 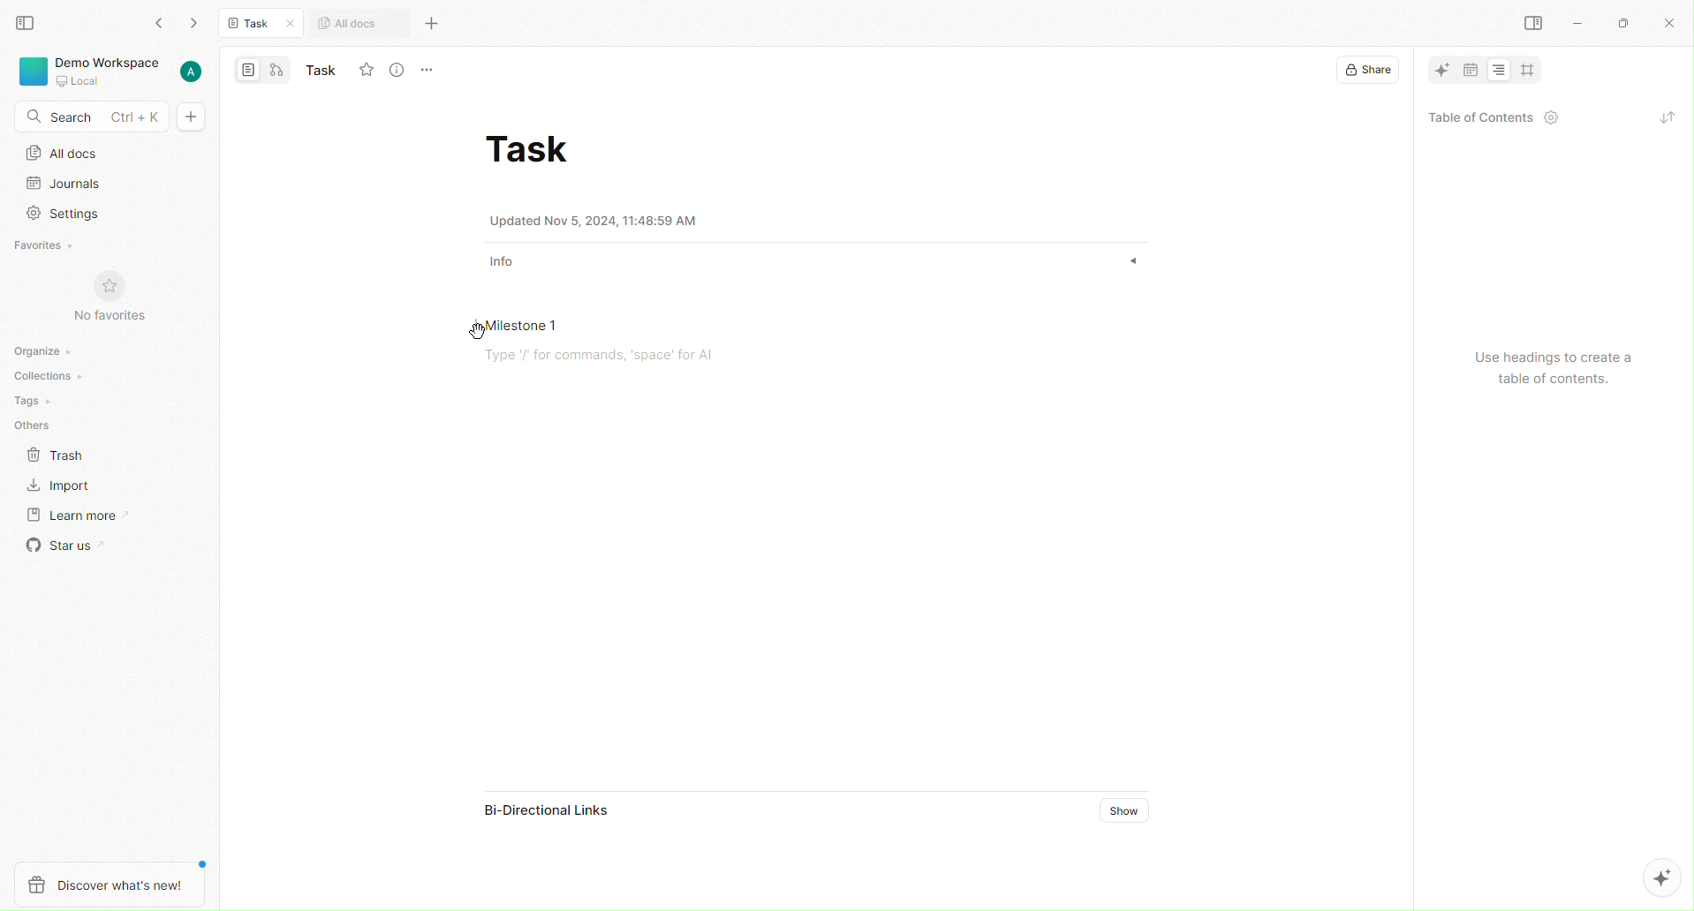 I want to click on Back, so click(x=161, y=22).